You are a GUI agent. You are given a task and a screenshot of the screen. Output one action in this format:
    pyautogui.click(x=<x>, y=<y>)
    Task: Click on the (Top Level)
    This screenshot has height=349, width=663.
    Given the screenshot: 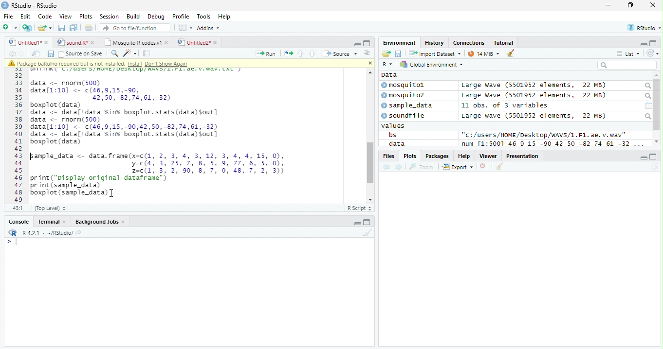 What is the action you would take?
    pyautogui.click(x=50, y=209)
    